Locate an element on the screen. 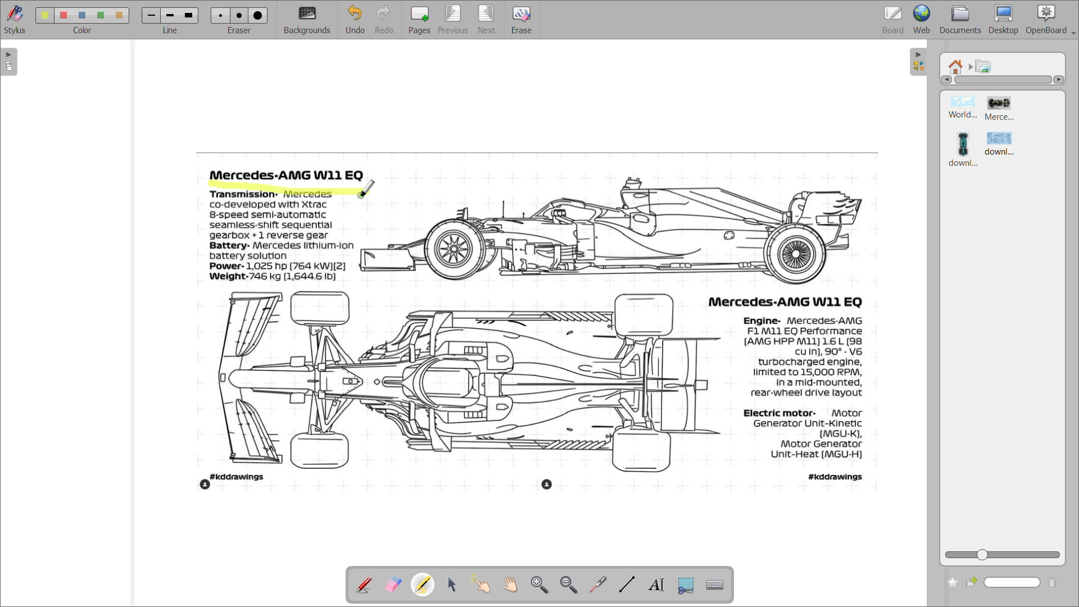 The height and width of the screenshot is (607, 1079). interact with items is located at coordinates (484, 585).